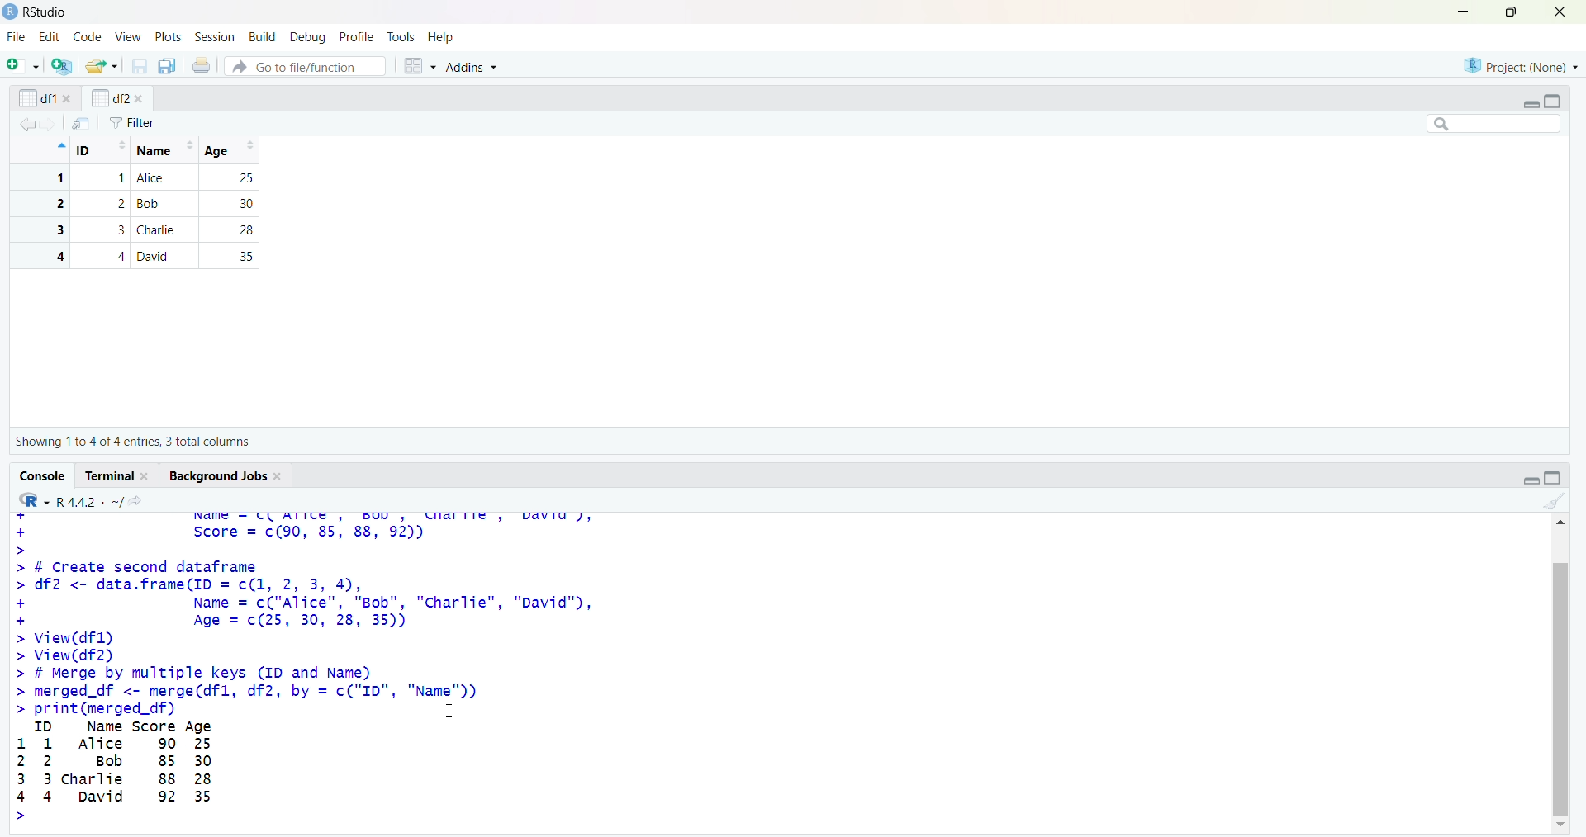  What do you see at coordinates (170, 38) in the screenshot?
I see `plots` at bounding box center [170, 38].